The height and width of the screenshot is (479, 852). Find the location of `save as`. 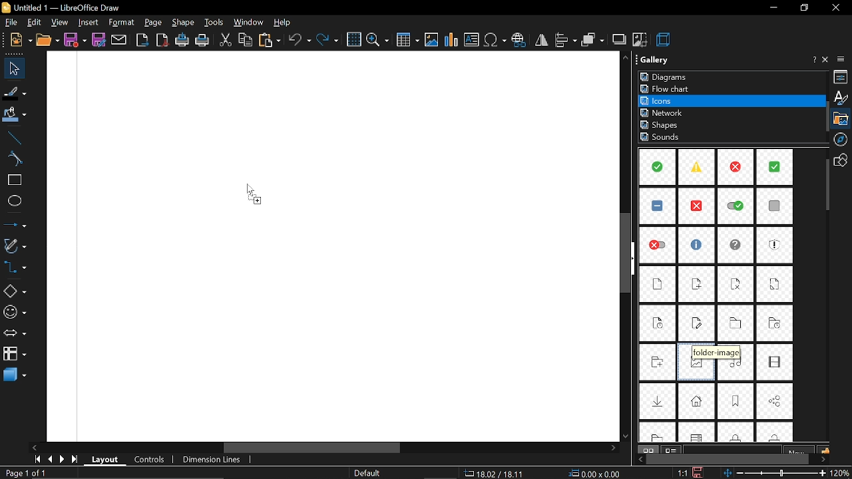

save as is located at coordinates (100, 40).